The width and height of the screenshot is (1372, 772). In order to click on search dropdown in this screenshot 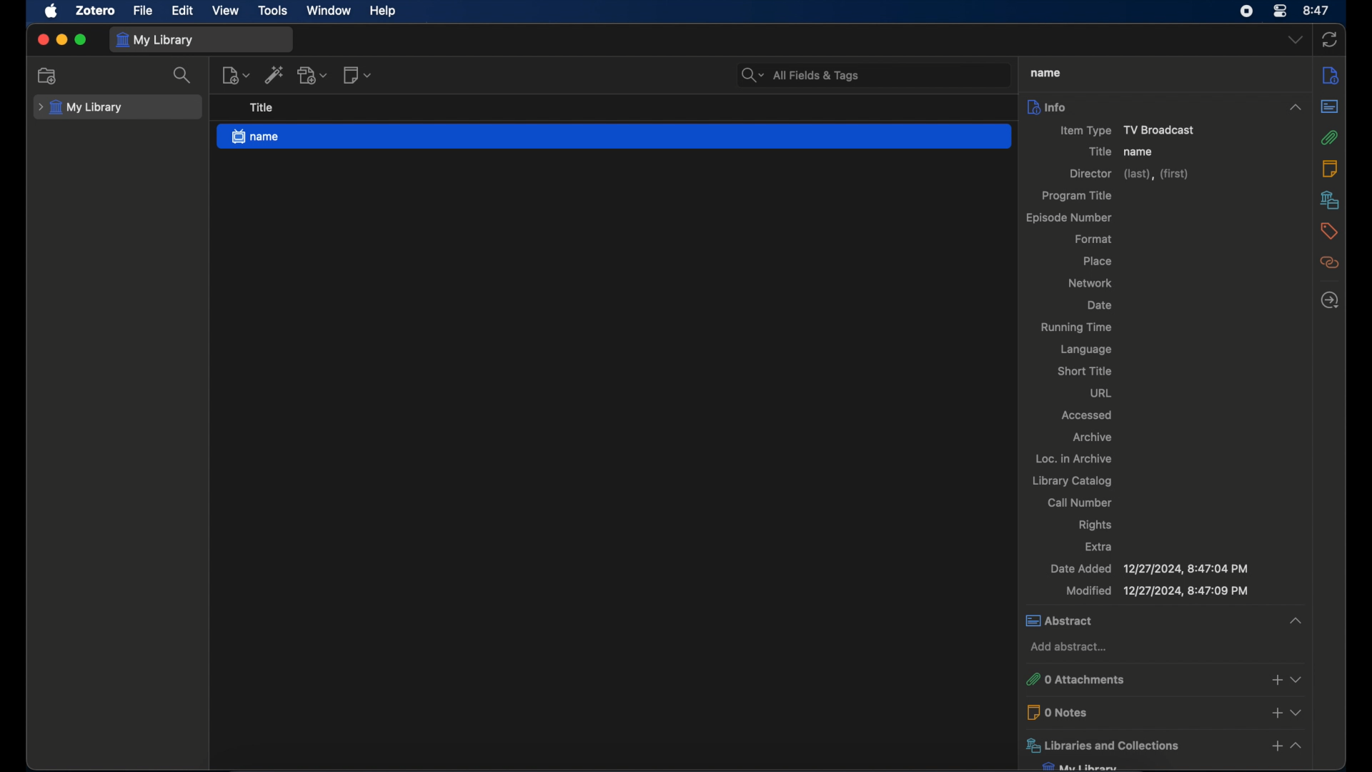, I will do `click(750, 73)`.